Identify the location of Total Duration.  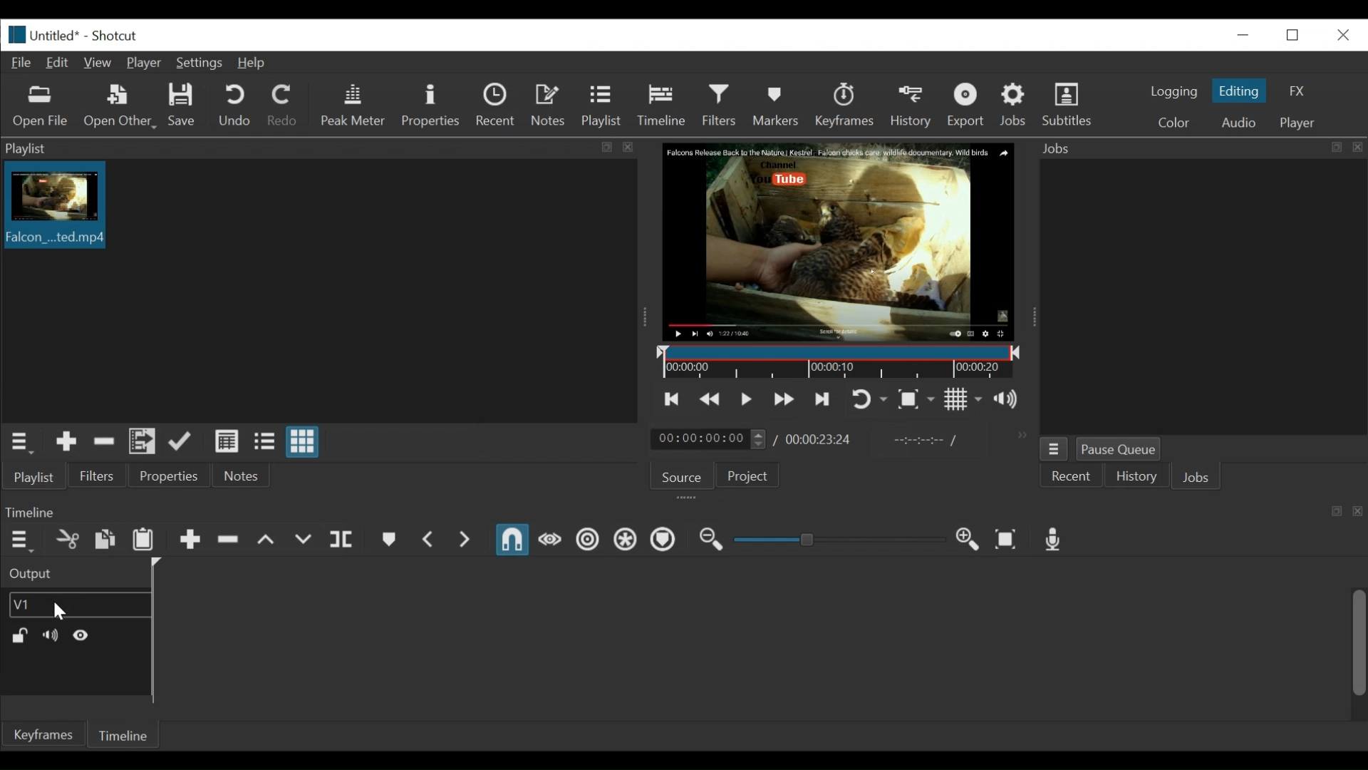
(820, 440).